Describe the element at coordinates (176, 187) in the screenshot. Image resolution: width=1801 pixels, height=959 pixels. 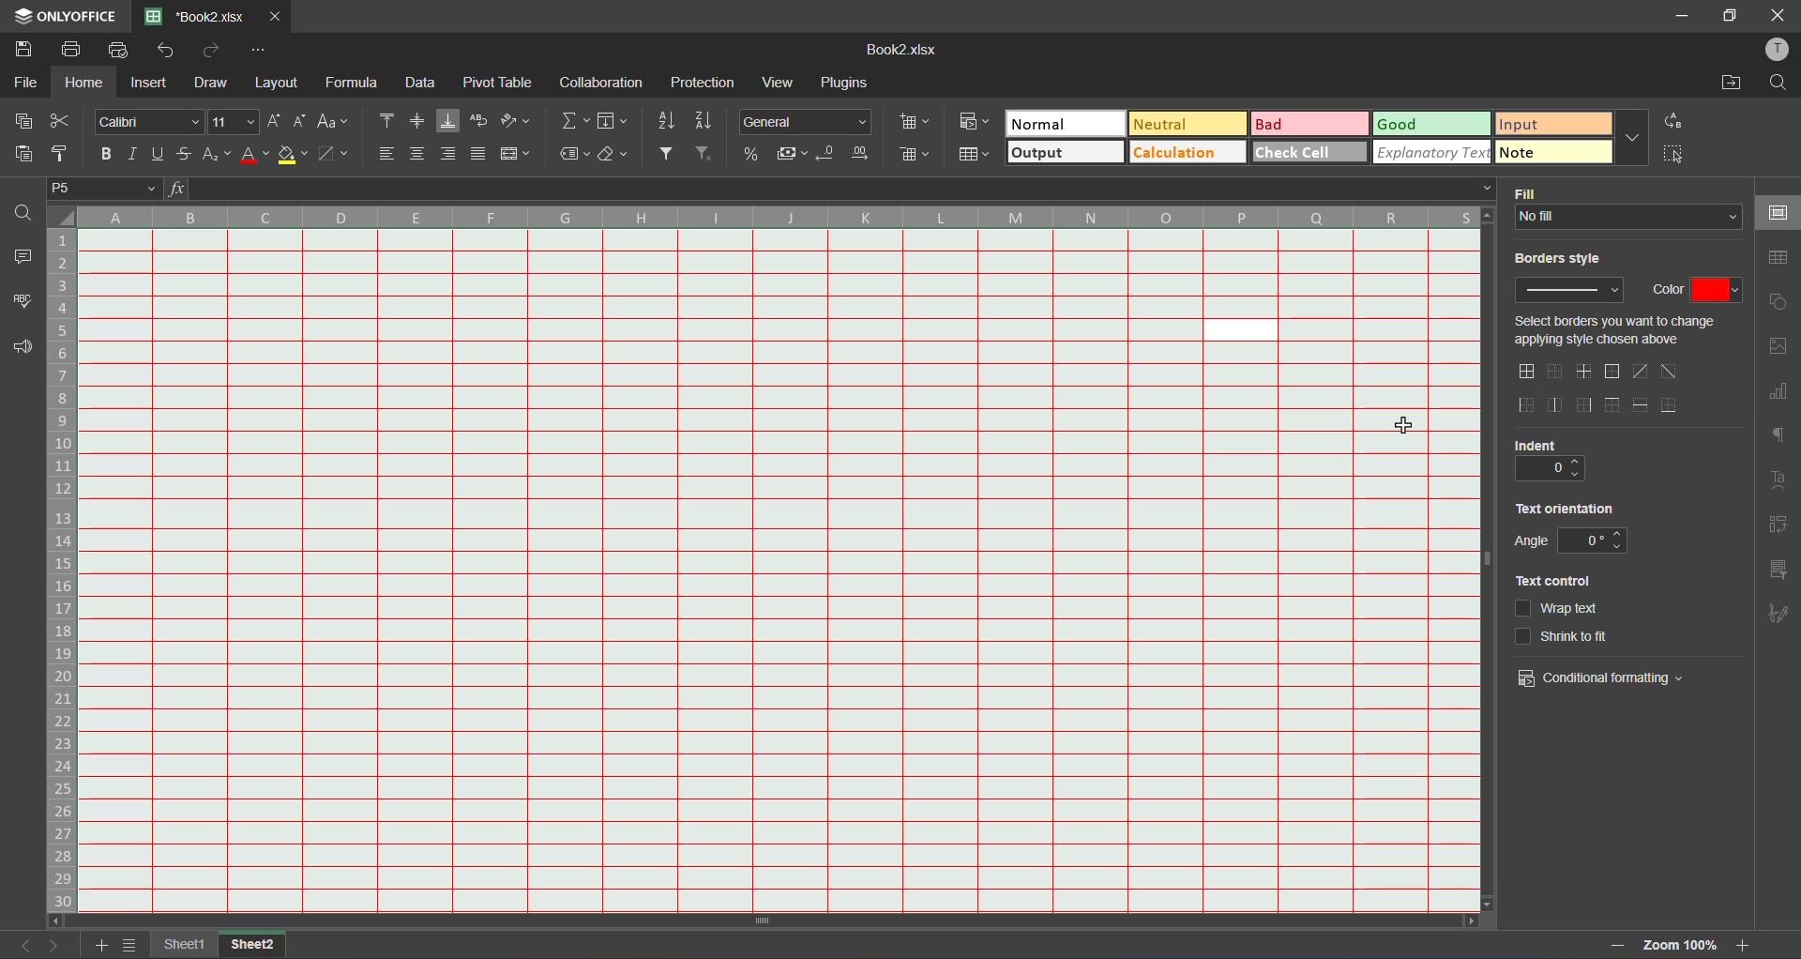
I see `fx` at that location.